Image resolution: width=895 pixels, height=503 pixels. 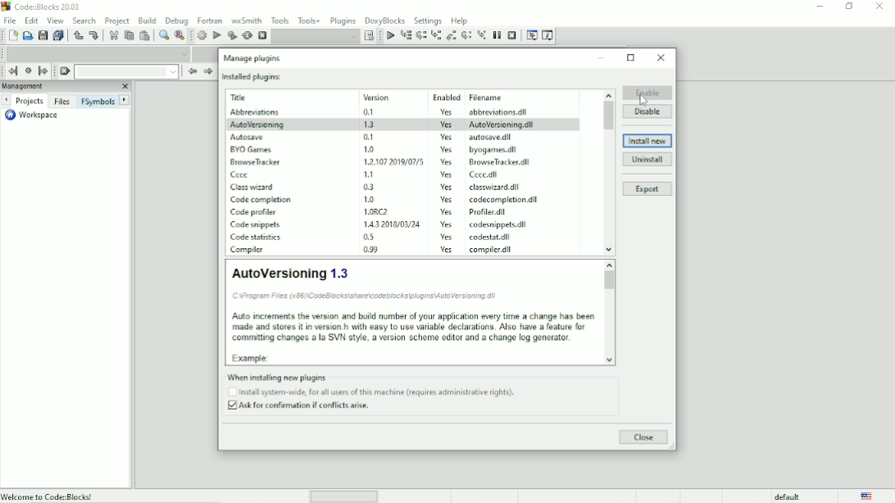 I want to click on scroll down , so click(x=611, y=360).